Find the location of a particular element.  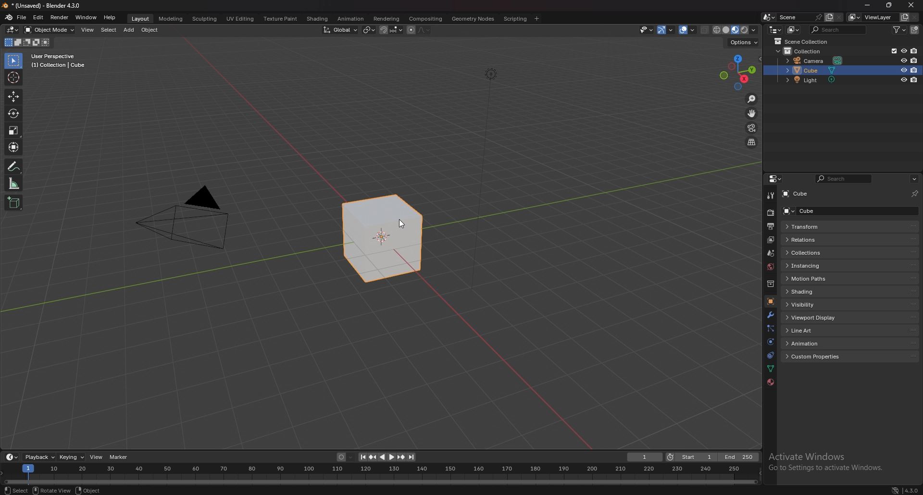

jump to keyframe is located at coordinates (400, 457).